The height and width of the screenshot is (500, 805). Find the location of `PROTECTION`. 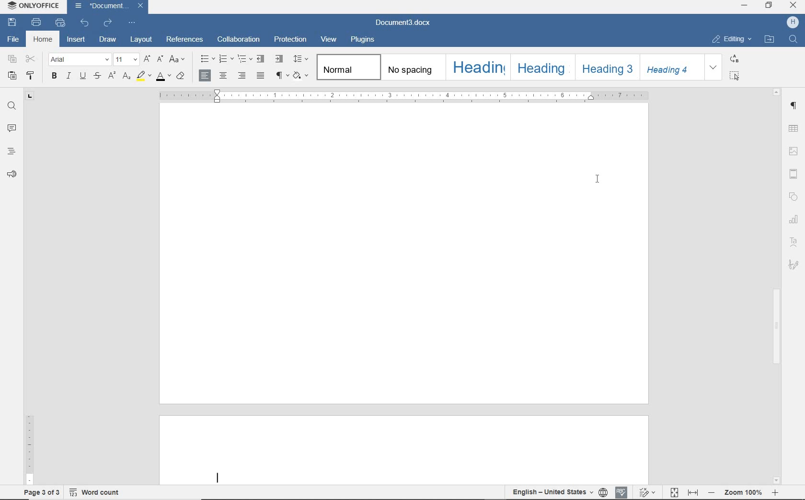

PROTECTION is located at coordinates (290, 40).